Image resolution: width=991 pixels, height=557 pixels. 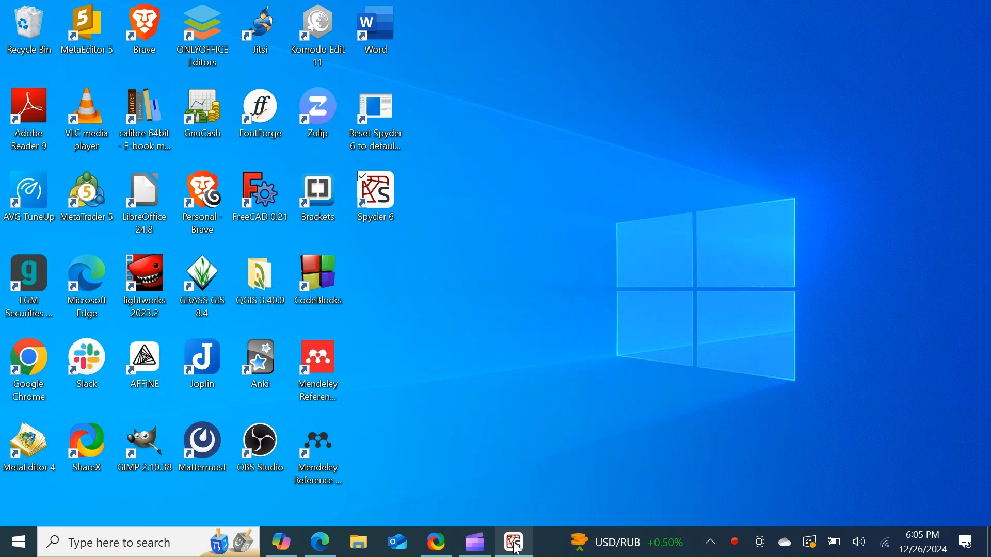 I want to click on Recycle Bin Desktop Icon, so click(x=29, y=36).